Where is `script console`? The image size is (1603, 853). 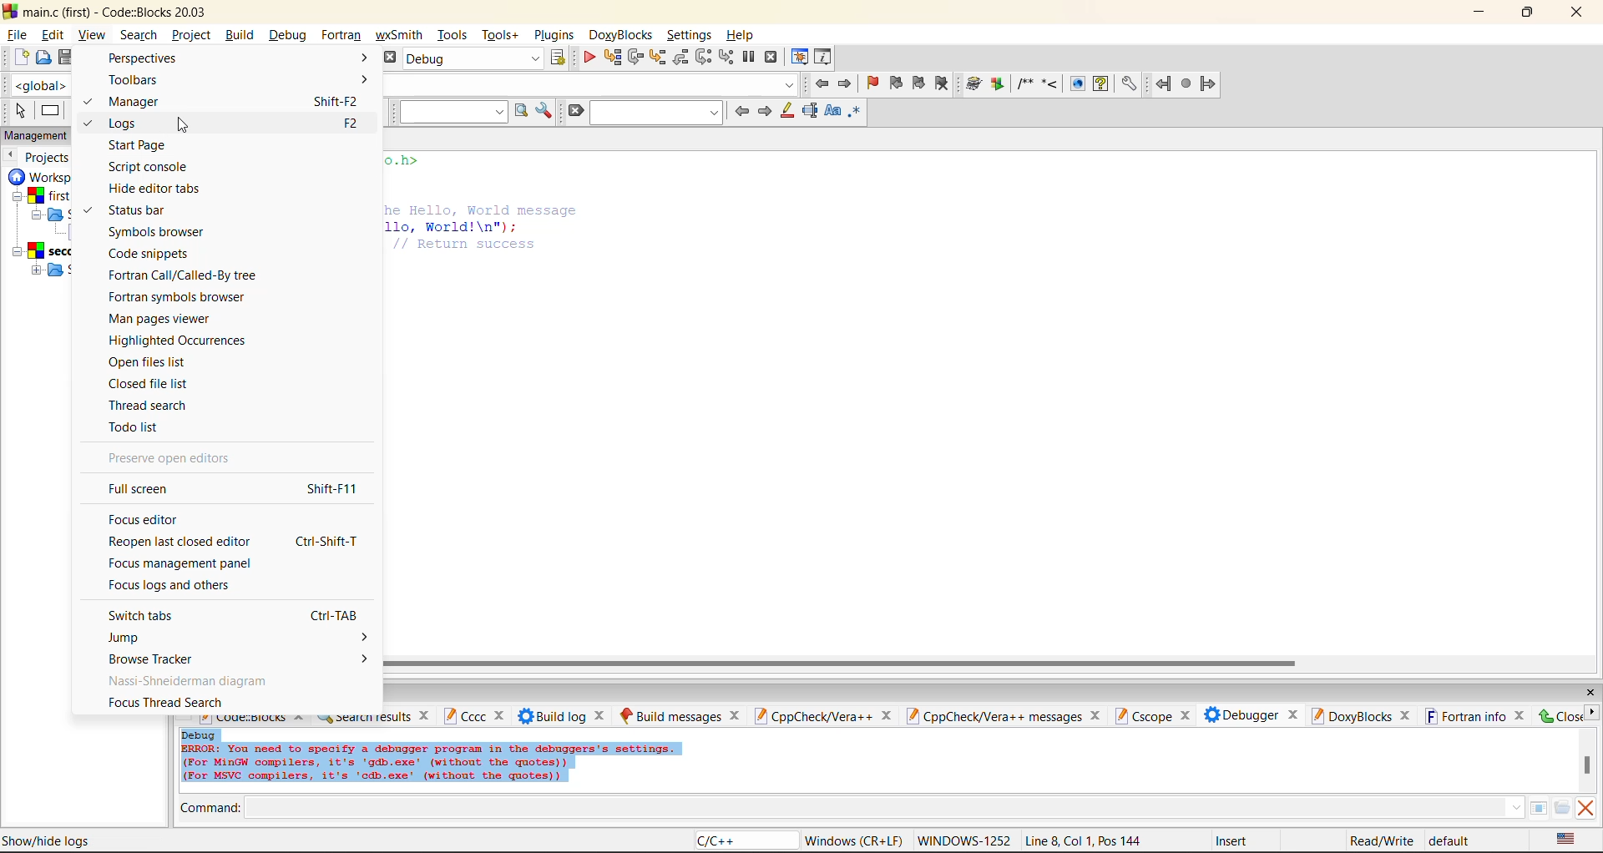 script console is located at coordinates (149, 167).